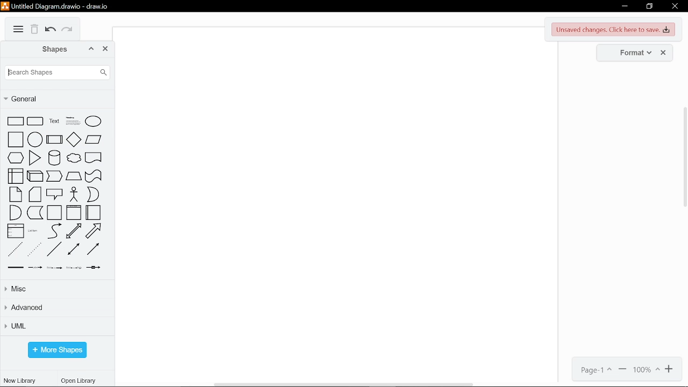  What do you see at coordinates (16, 232) in the screenshot?
I see `list` at bounding box center [16, 232].